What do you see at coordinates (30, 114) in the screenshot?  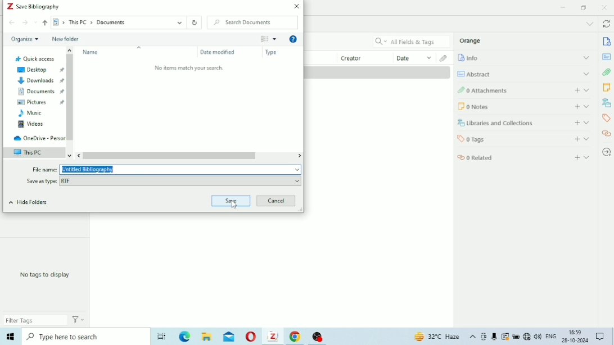 I see `Music` at bounding box center [30, 114].